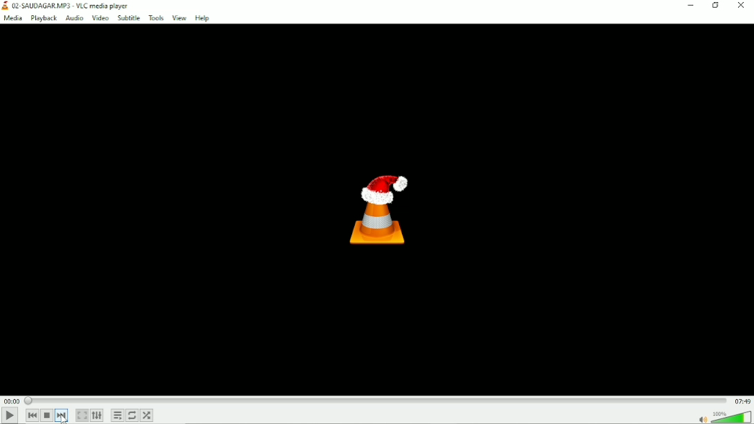  What do you see at coordinates (375, 400) in the screenshot?
I see `Play duration` at bounding box center [375, 400].